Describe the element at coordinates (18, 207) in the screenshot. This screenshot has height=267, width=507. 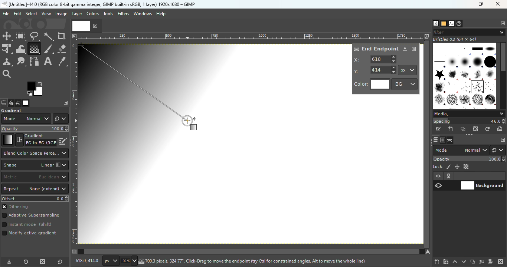
I see `Dithering` at that location.